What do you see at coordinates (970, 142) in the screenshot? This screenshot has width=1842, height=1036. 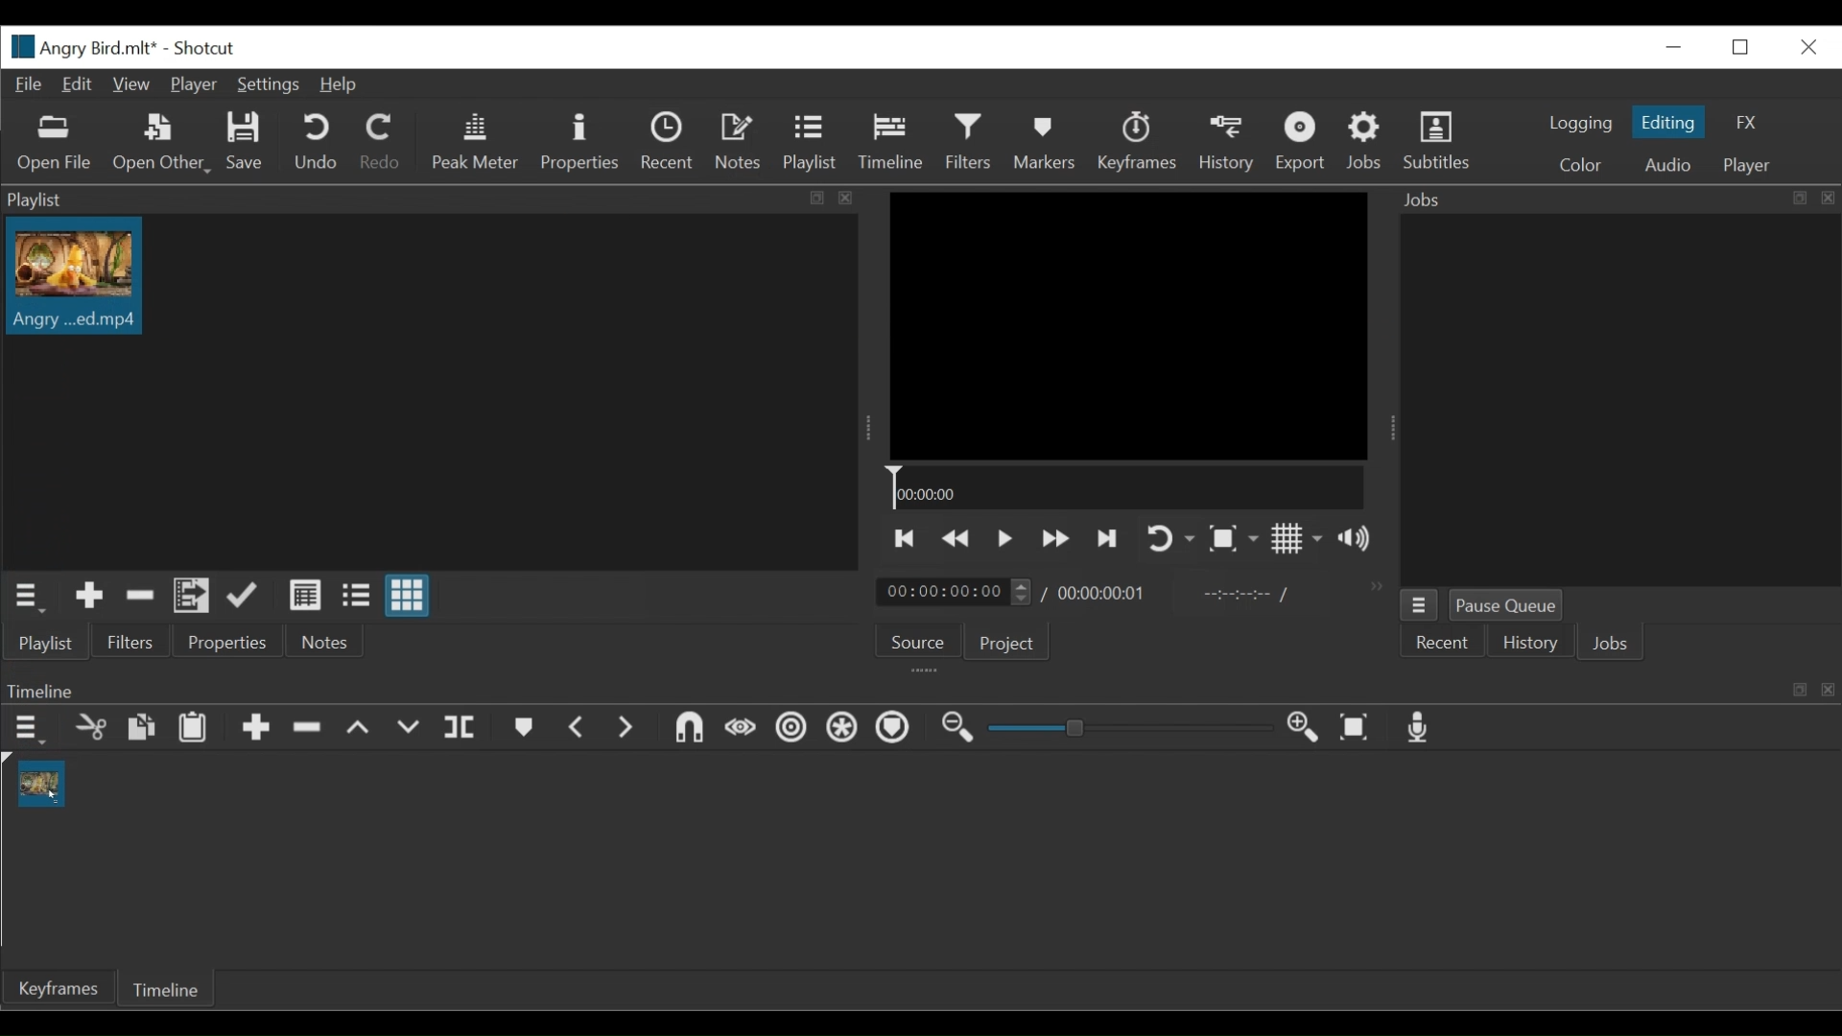 I see `Filters` at bounding box center [970, 142].